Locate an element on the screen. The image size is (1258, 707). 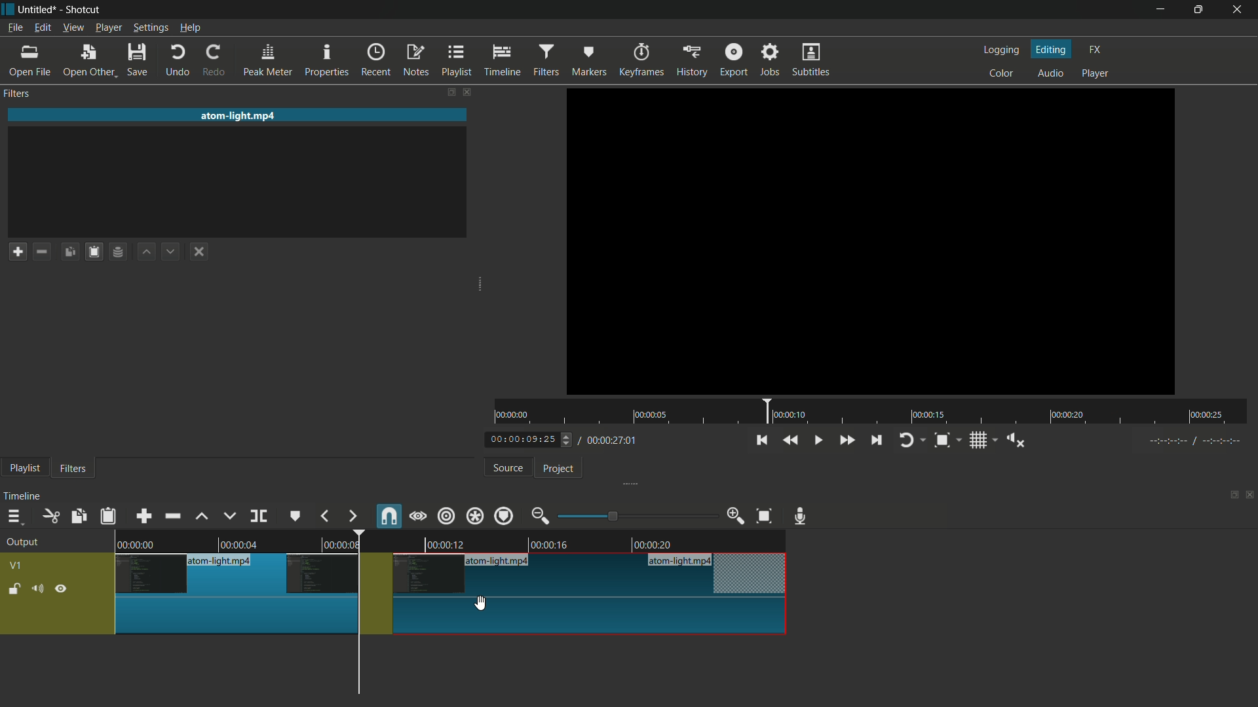
quickly play forward is located at coordinates (846, 440).